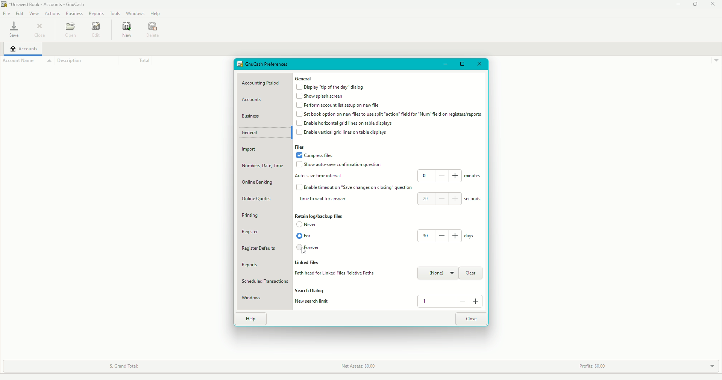 This screenshot has height=380, width=722. I want to click on 0, so click(440, 175).